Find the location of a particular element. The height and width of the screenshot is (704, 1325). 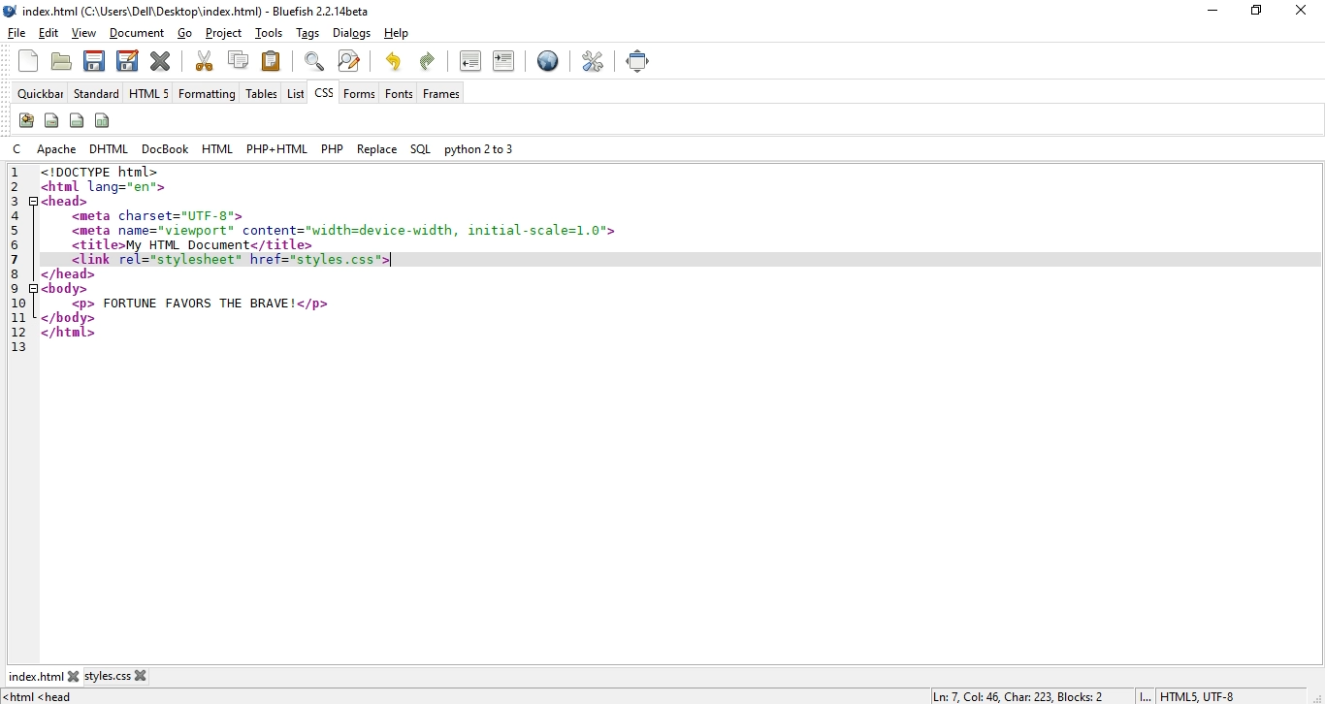

10 is located at coordinates (21, 303).